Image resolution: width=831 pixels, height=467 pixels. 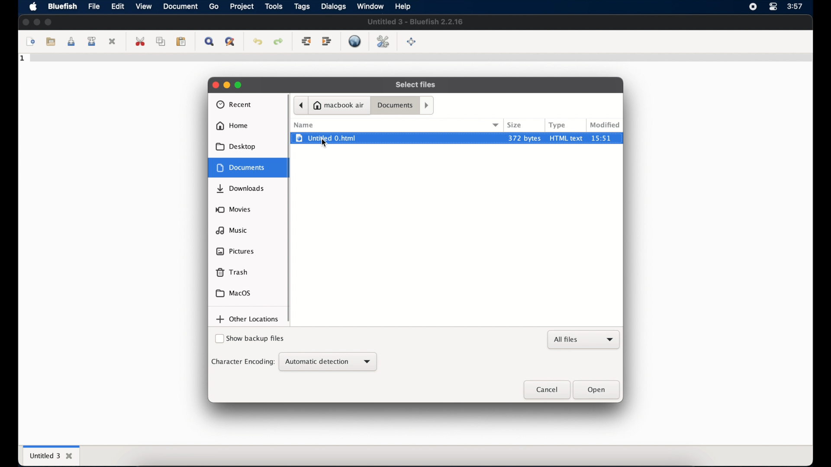 I want to click on screen recorder icon, so click(x=753, y=7).